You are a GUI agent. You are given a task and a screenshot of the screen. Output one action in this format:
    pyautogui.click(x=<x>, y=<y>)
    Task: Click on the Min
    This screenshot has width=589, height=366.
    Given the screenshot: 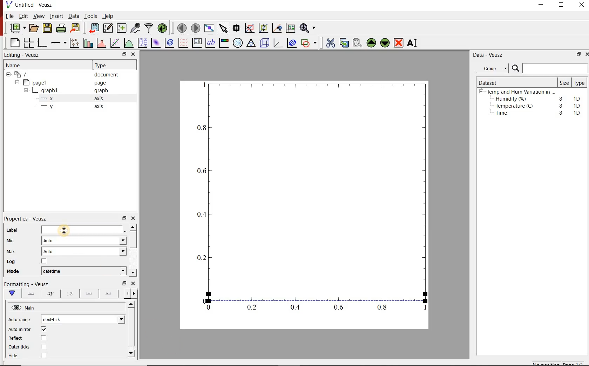 What is the action you would take?
    pyautogui.click(x=15, y=240)
    